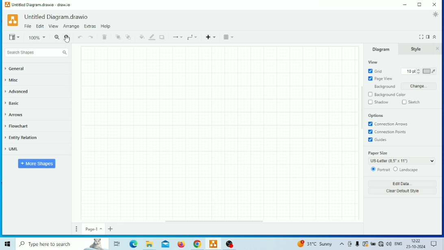  Describe the element at coordinates (415, 49) in the screenshot. I see `Style` at that location.